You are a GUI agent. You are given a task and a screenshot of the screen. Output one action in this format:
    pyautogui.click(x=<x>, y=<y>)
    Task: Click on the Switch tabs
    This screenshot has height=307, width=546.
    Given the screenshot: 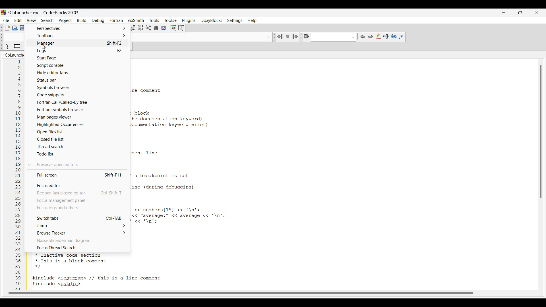 What is the action you would take?
    pyautogui.click(x=77, y=217)
    